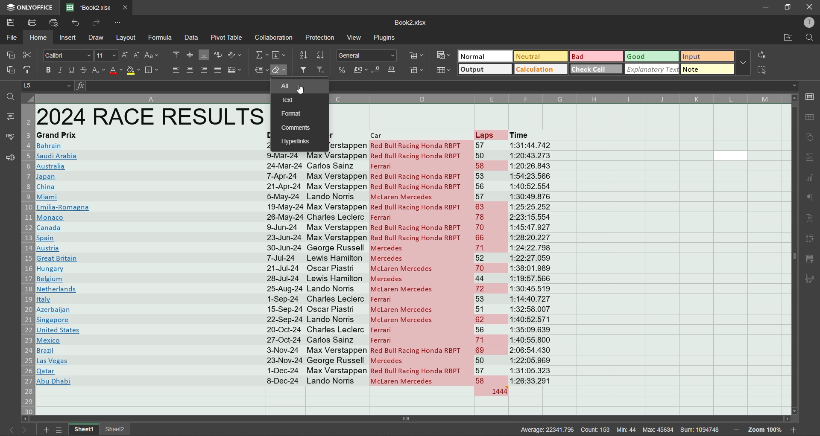 This screenshot has height=436, width=820. What do you see at coordinates (9, 138) in the screenshot?
I see `spellcheck` at bounding box center [9, 138].